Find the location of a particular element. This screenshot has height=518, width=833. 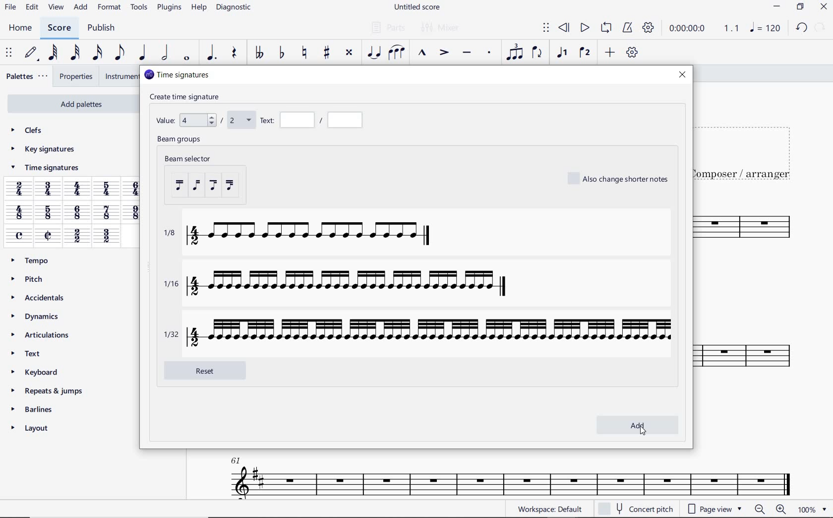

3/4 is located at coordinates (49, 190).